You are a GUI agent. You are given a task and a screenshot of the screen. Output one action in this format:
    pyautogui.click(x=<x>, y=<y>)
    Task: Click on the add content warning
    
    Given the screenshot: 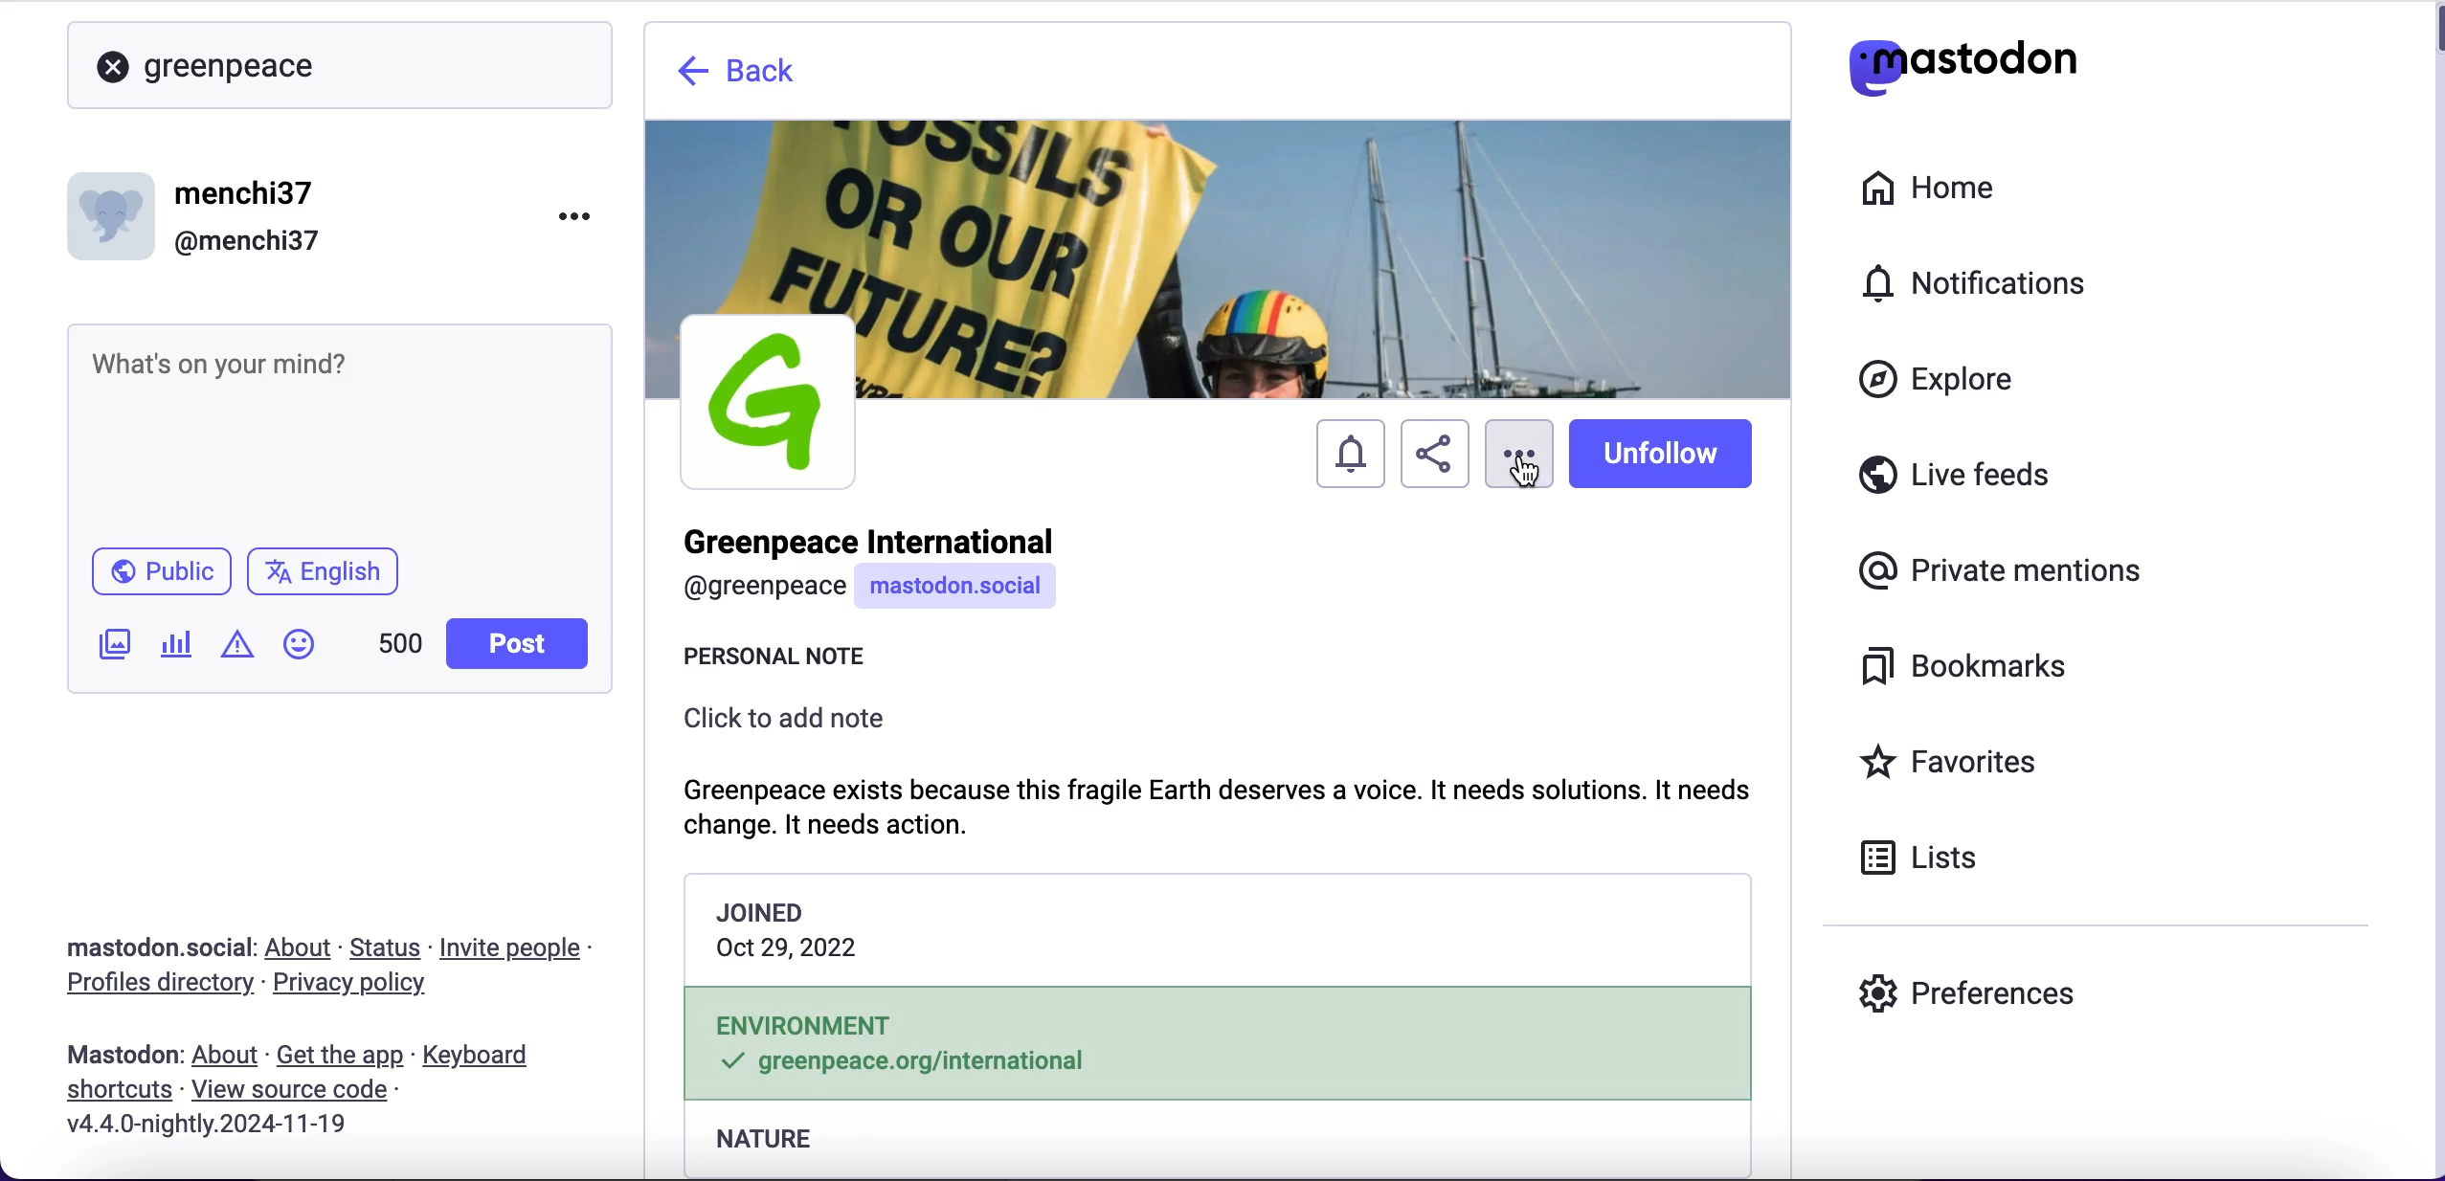 What is the action you would take?
    pyautogui.click(x=241, y=647)
    